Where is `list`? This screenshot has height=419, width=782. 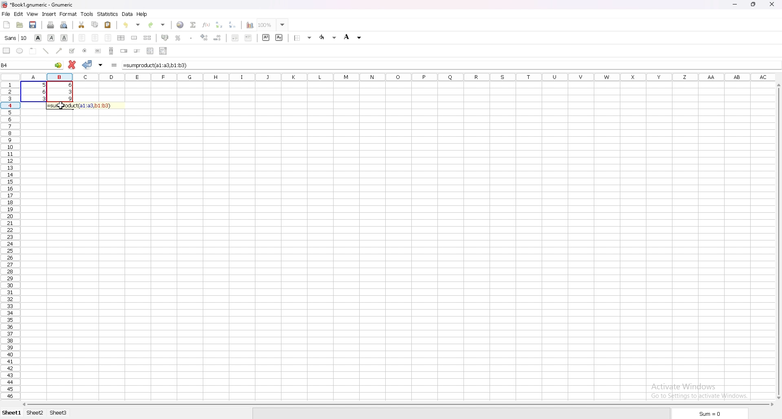 list is located at coordinates (150, 50).